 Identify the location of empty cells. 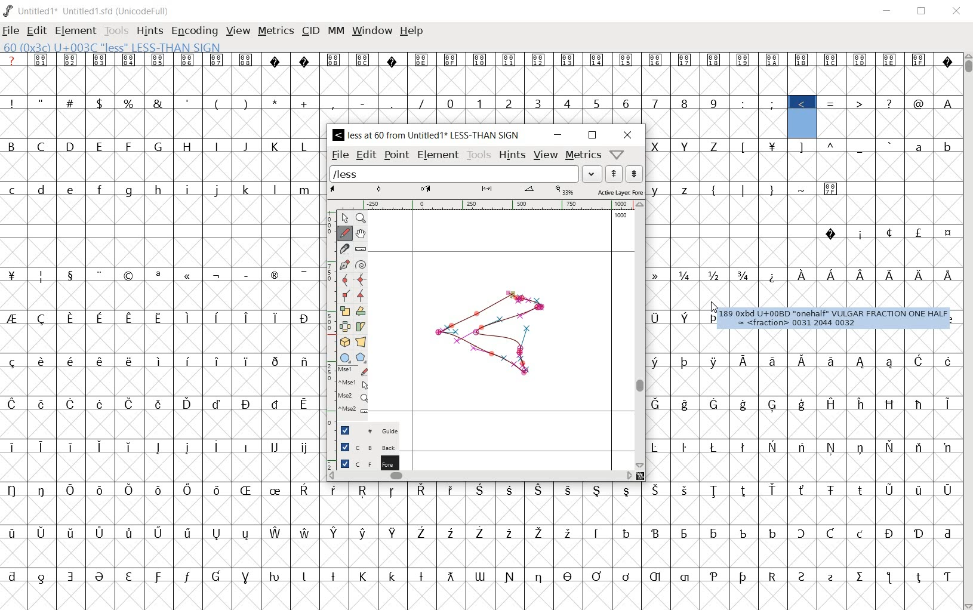
(165, 339).